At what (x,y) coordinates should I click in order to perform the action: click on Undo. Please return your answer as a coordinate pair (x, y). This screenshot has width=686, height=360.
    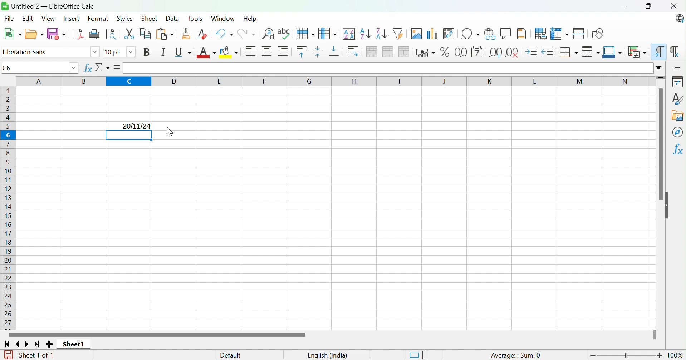
    Looking at the image, I should click on (224, 33).